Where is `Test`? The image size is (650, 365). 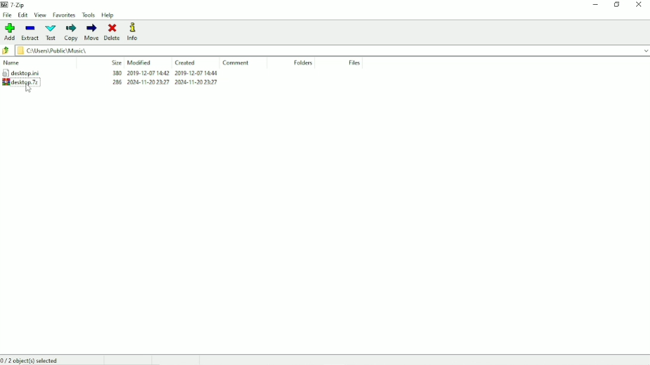 Test is located at coordinates (50, 32).